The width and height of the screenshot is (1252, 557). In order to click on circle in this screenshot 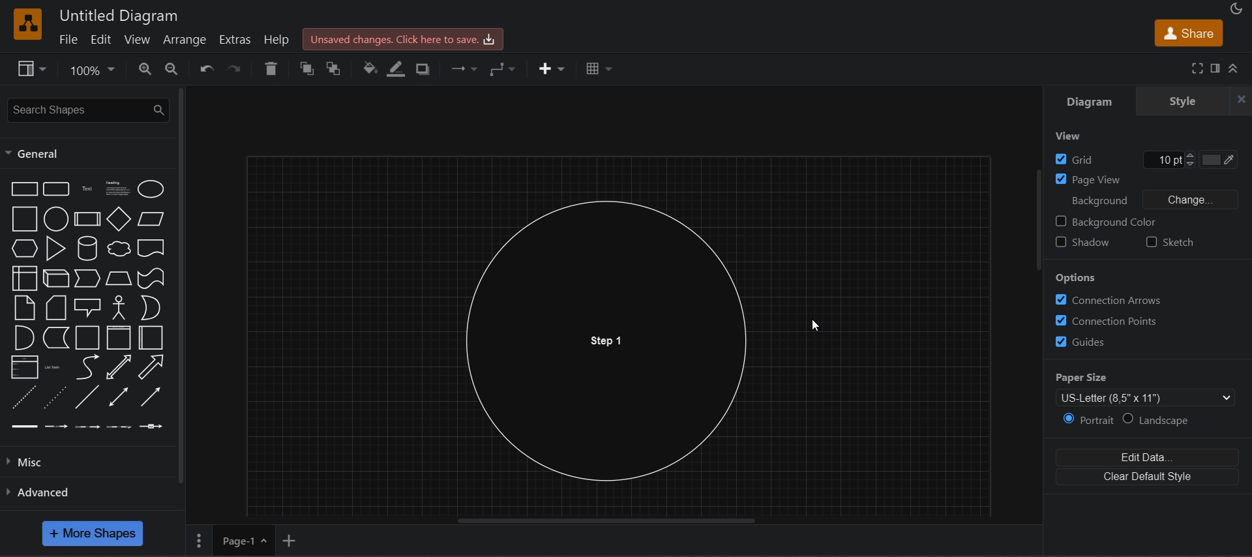, I will do `click(56, 220)`.